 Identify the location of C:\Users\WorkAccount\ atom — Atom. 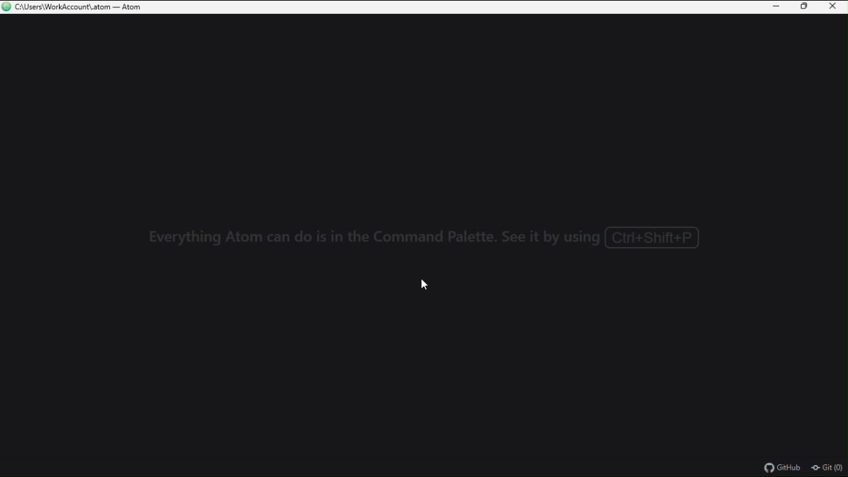
(80, 7).